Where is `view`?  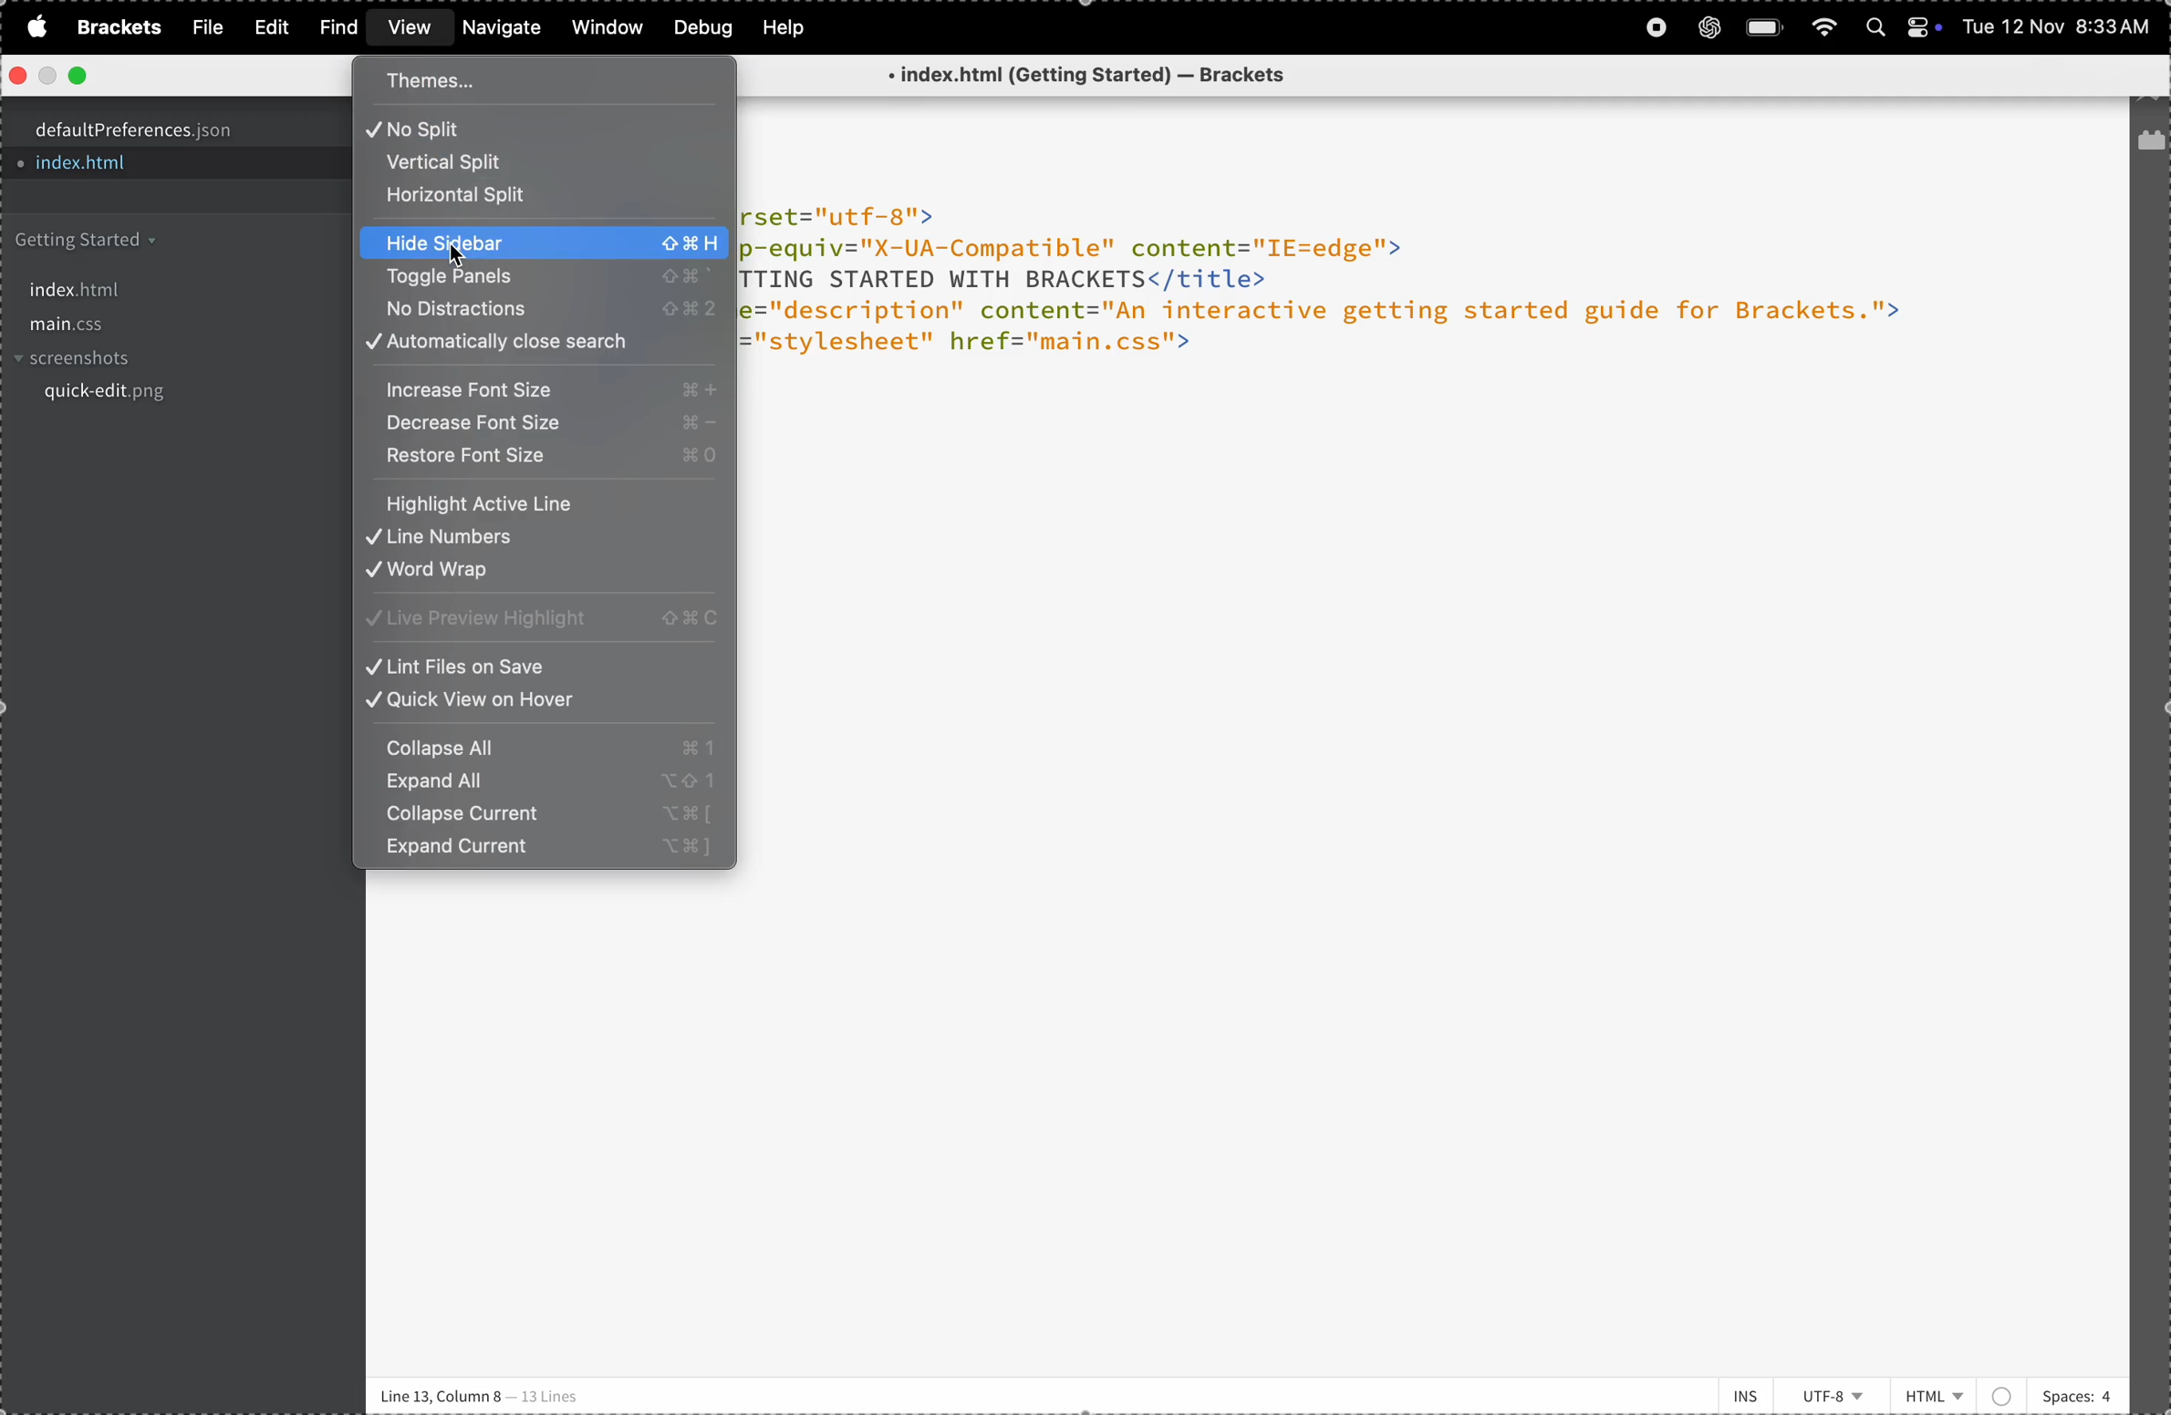
view is located at coordinates (406, 29).